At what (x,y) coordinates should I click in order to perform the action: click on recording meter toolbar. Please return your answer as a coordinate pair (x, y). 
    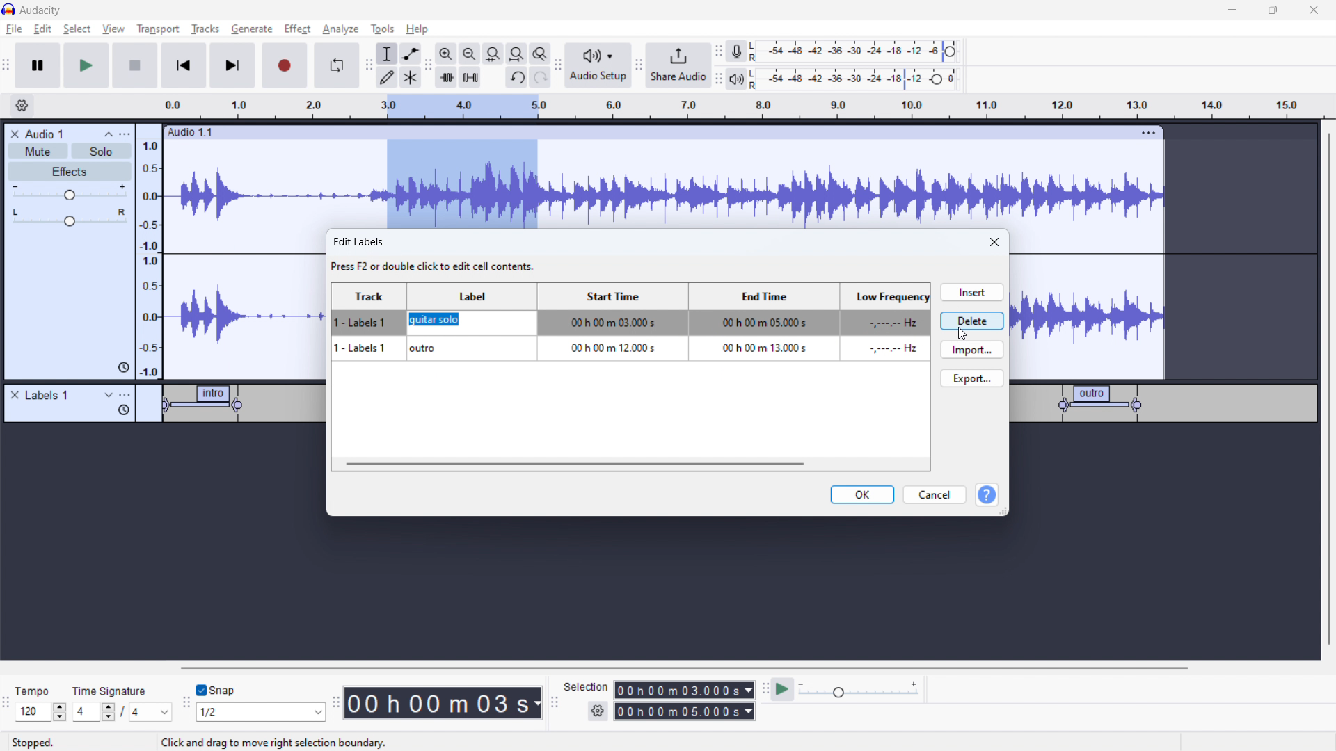
    Looking at the image, I should click on (719, 53).